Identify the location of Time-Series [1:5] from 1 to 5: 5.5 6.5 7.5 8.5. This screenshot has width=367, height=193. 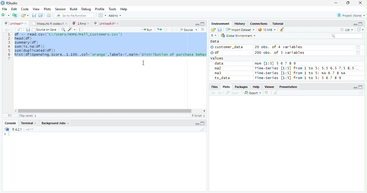
(305, 69).